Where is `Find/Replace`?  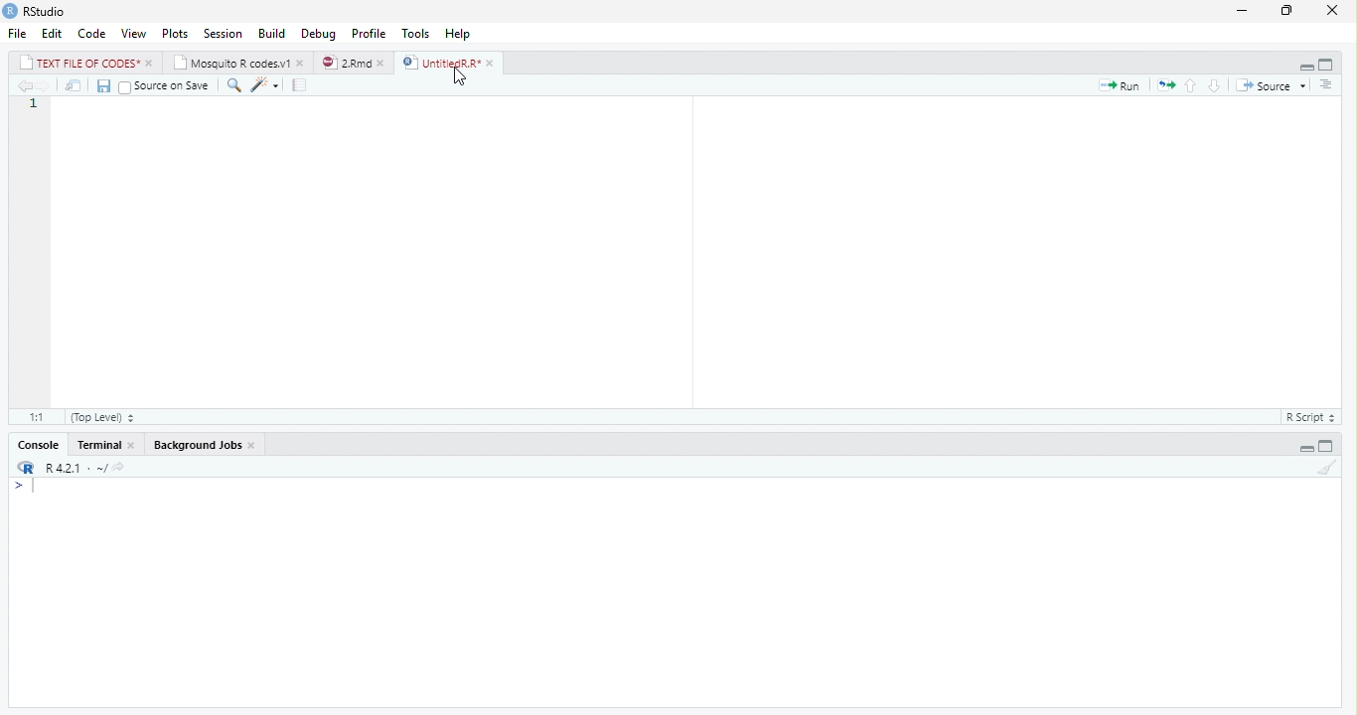
Find/Replace is located at coordinates (232, 85).